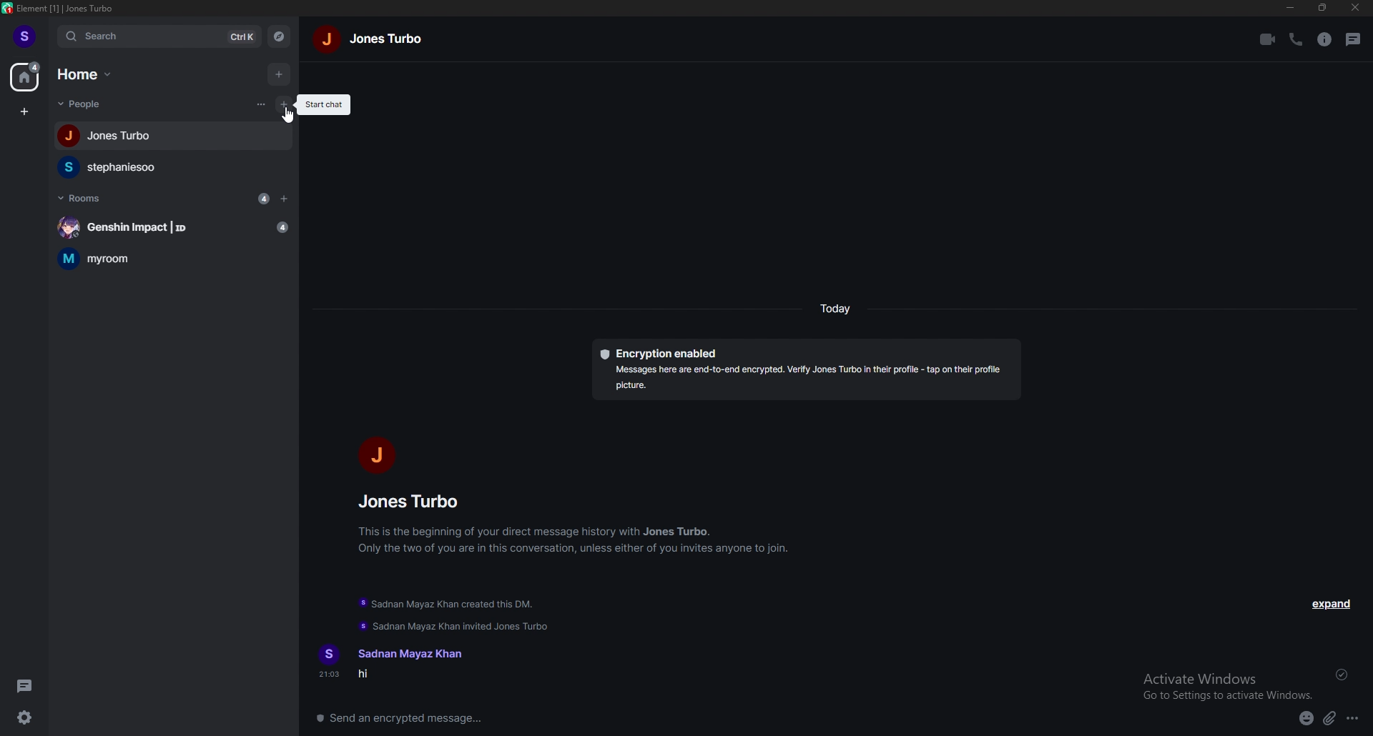 This screenshot has height=736, width=1373. What do you see at coordinates (286, 113) in the screenshot?
I see `cursor` at bounding box center [286, 113].